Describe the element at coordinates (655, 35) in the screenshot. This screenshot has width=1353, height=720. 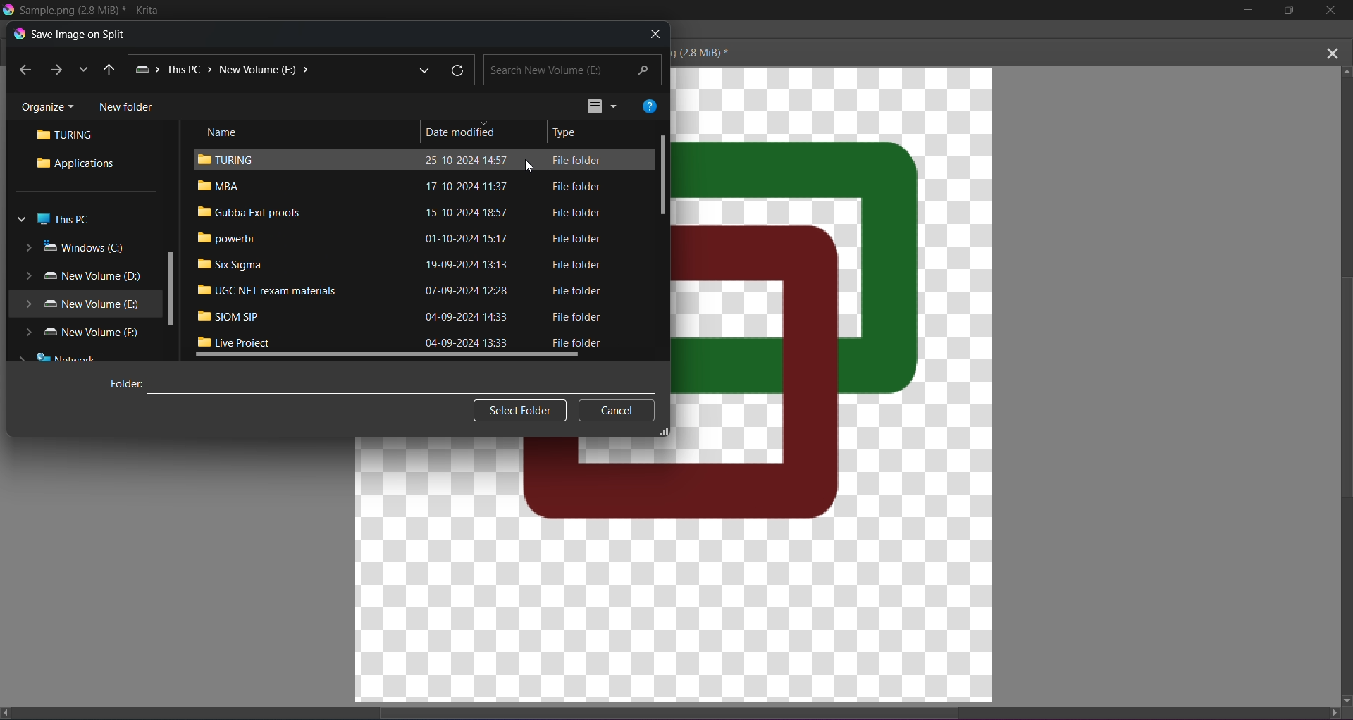
I see `Close` at that location.